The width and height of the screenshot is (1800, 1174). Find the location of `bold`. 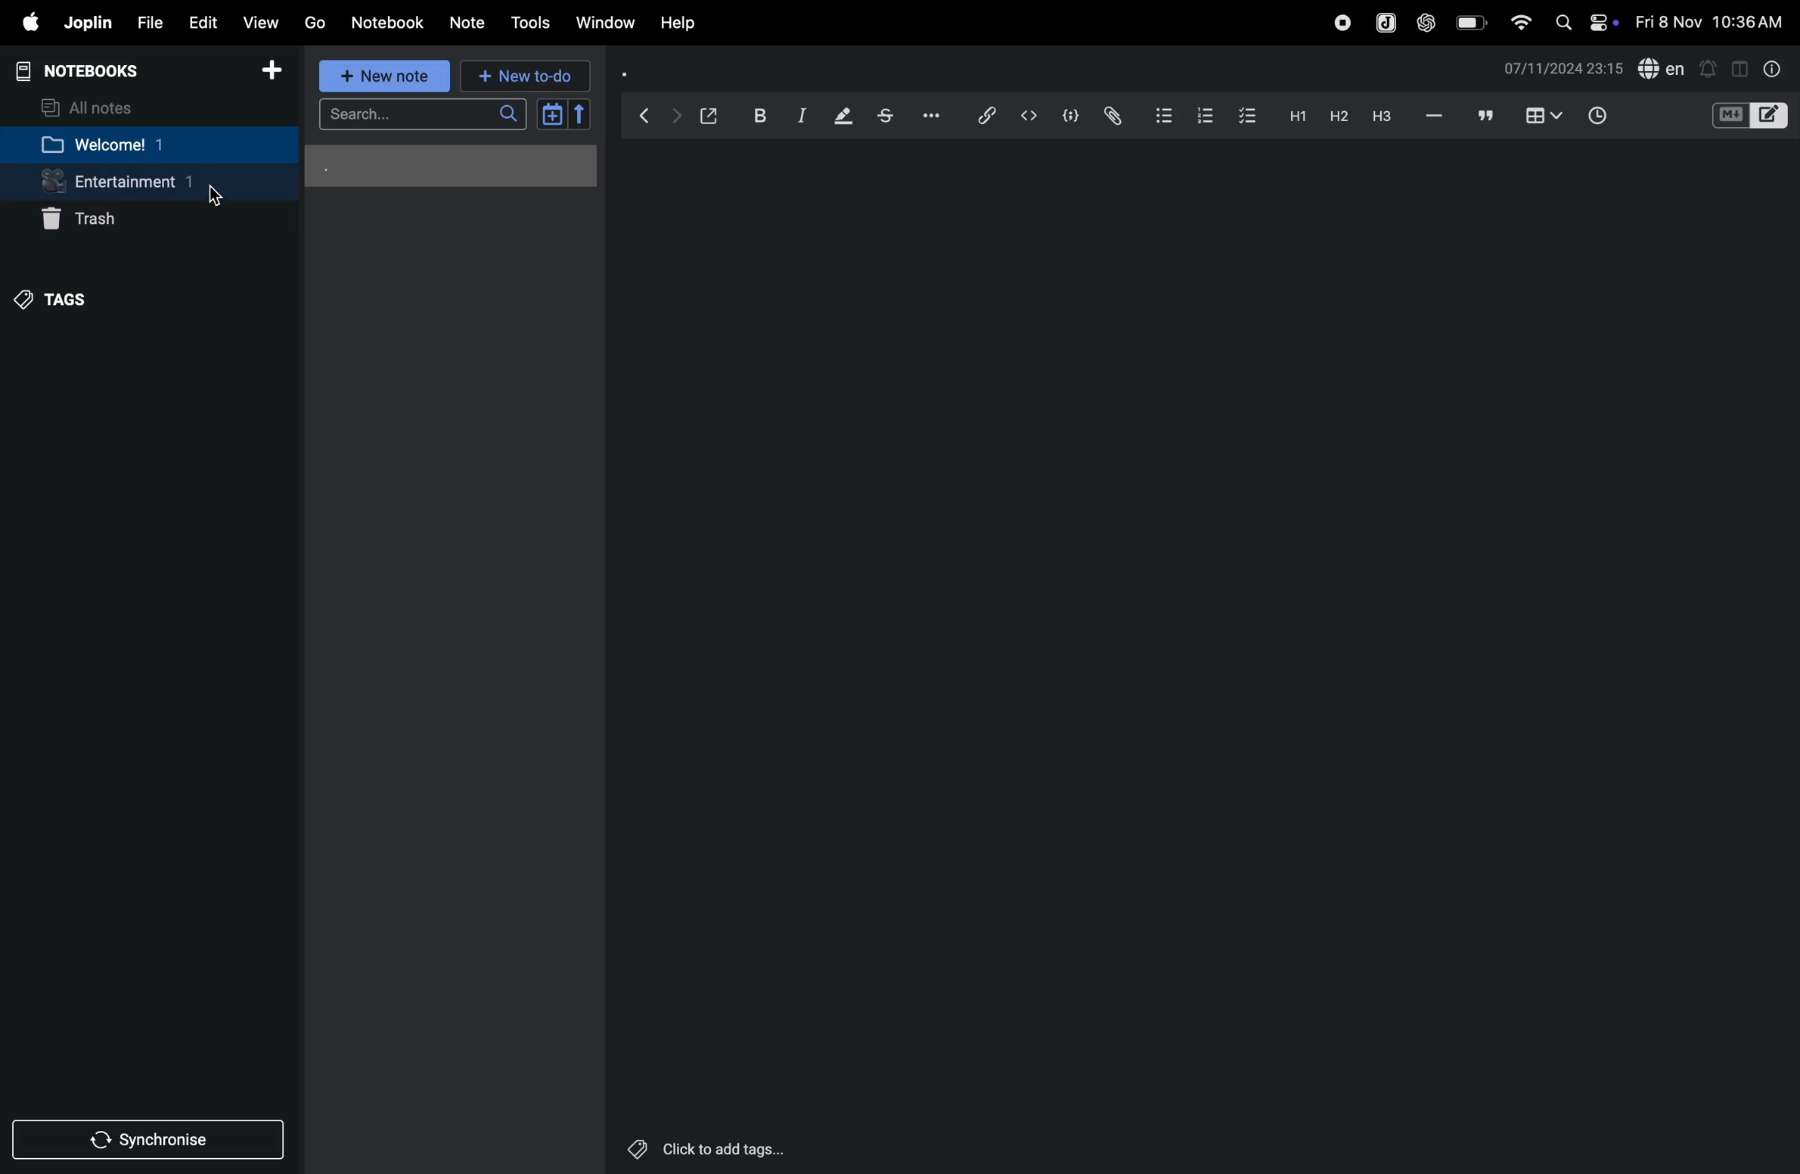

bold is located at coordinates (760, 115).